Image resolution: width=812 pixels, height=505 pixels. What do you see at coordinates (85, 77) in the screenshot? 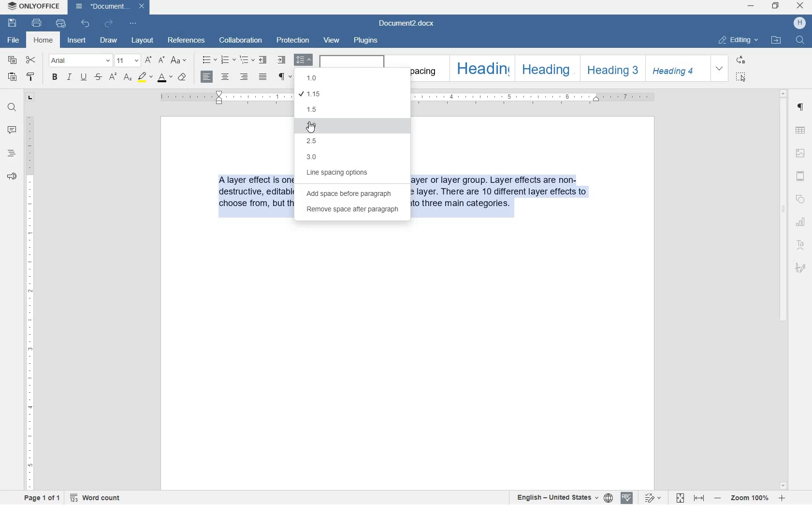
I see `underline` at bounding box center [85, 77].